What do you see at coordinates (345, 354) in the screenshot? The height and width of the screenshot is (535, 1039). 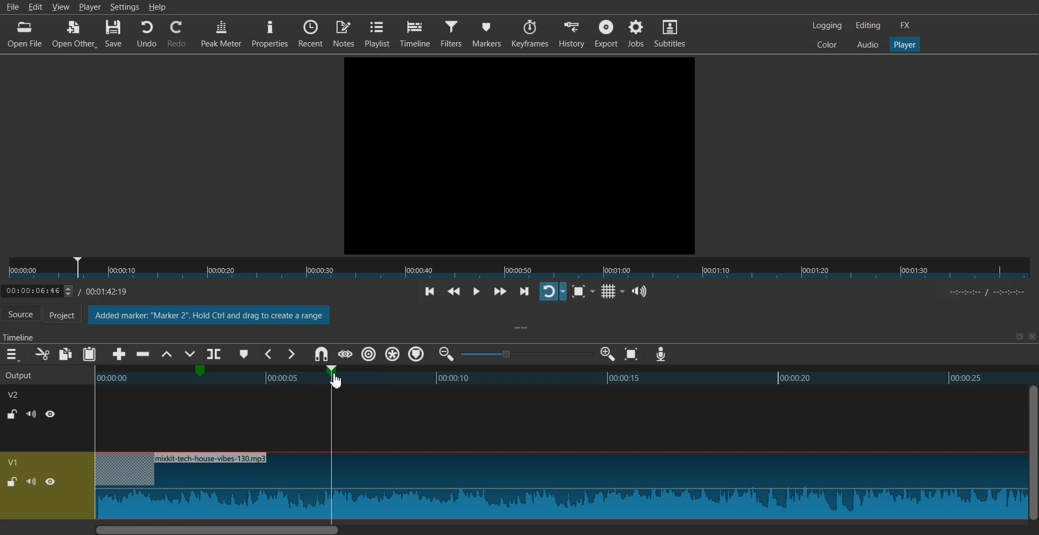 I see `Scrub while dragging` at bounding box center [345, 354].